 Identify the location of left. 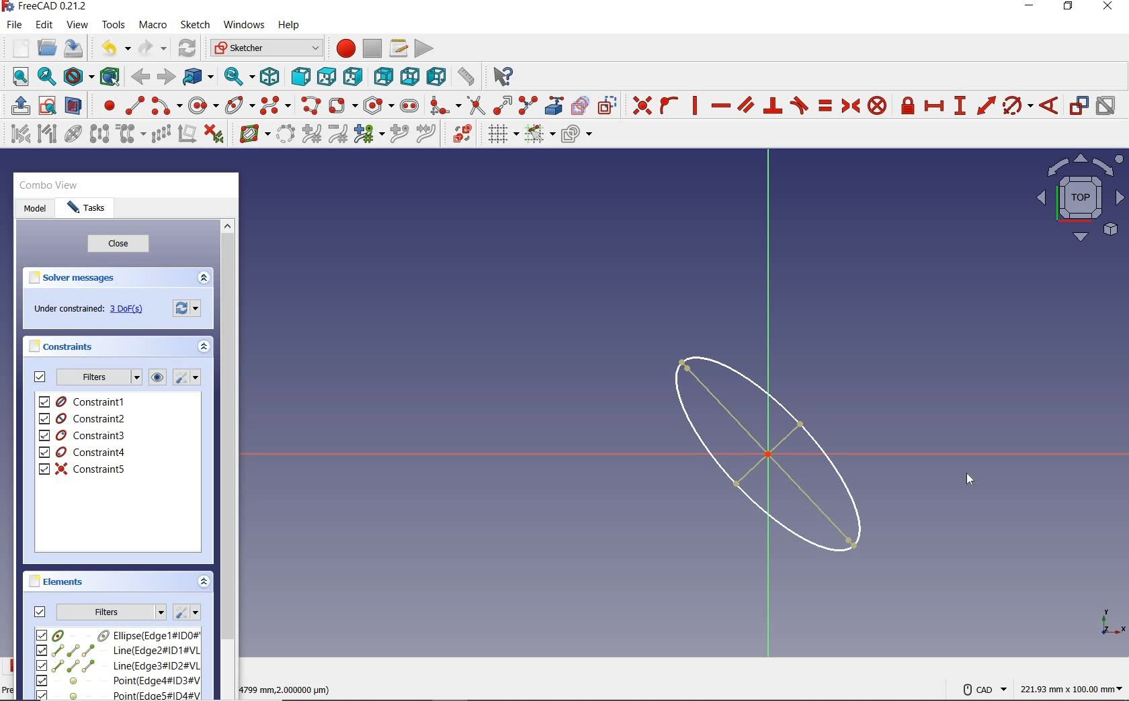
(437, 76).